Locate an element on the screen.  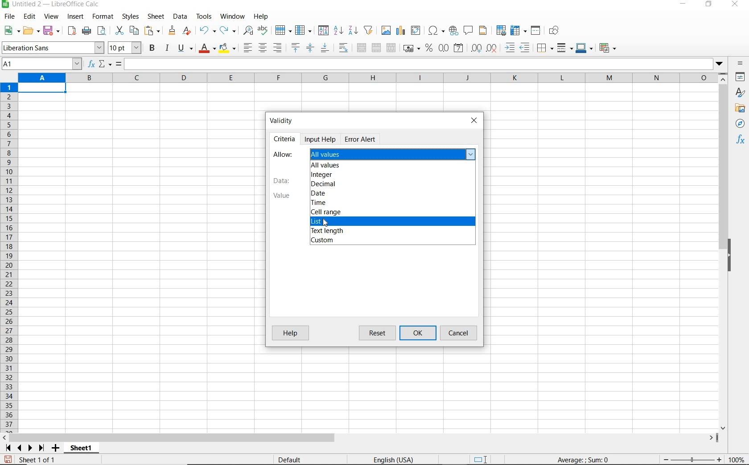
delete decimal place is located at coordinates (492, 48).